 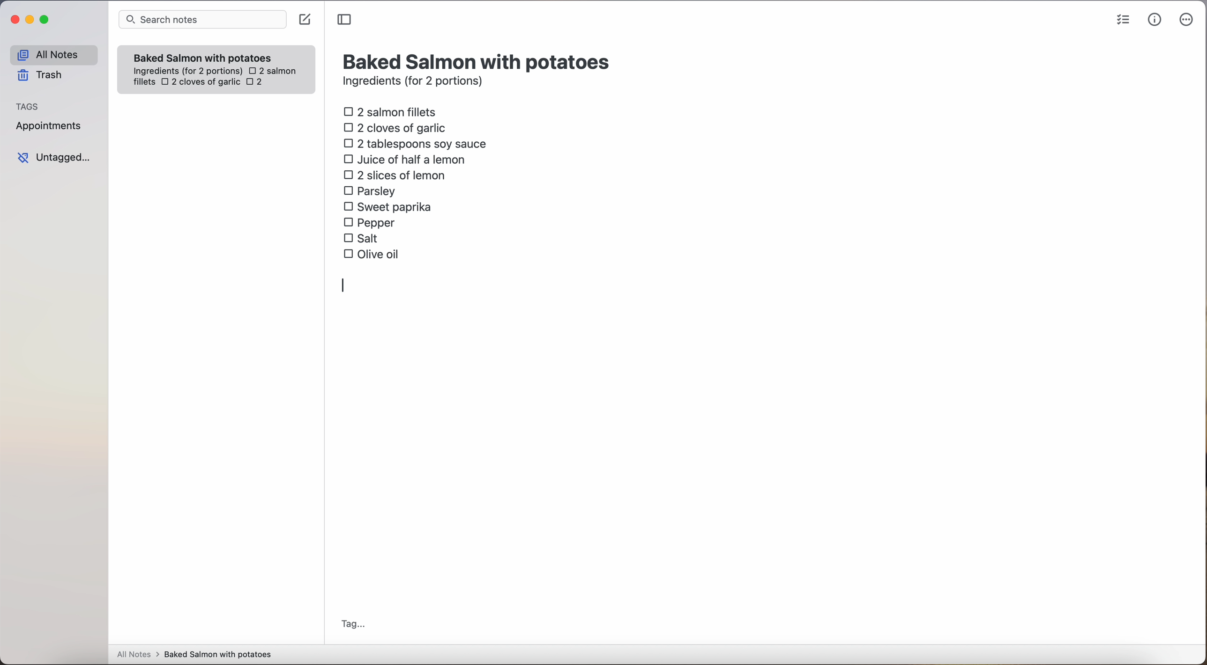 I want to click on toggle sidebar, so click(x=345, y=20).